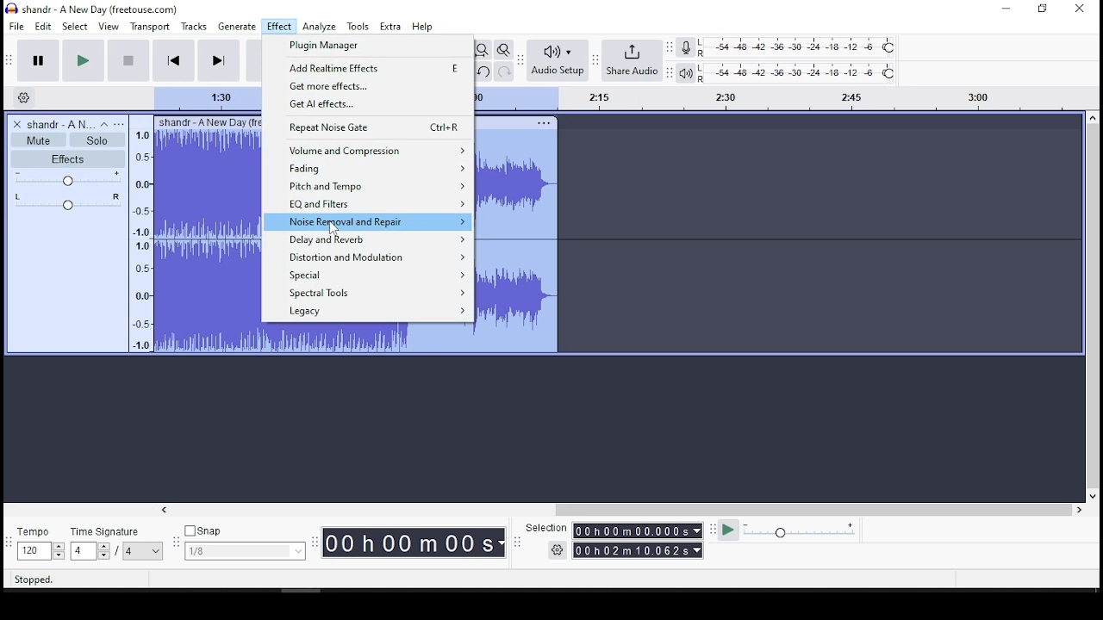  I want to click on audio track, so click(520, 233).